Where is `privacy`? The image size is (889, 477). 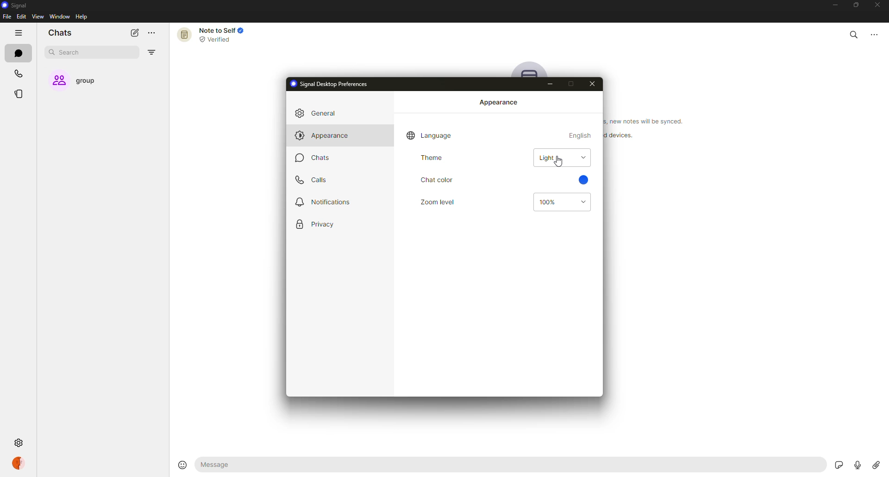
privacy is located at coordinates (317, 225).